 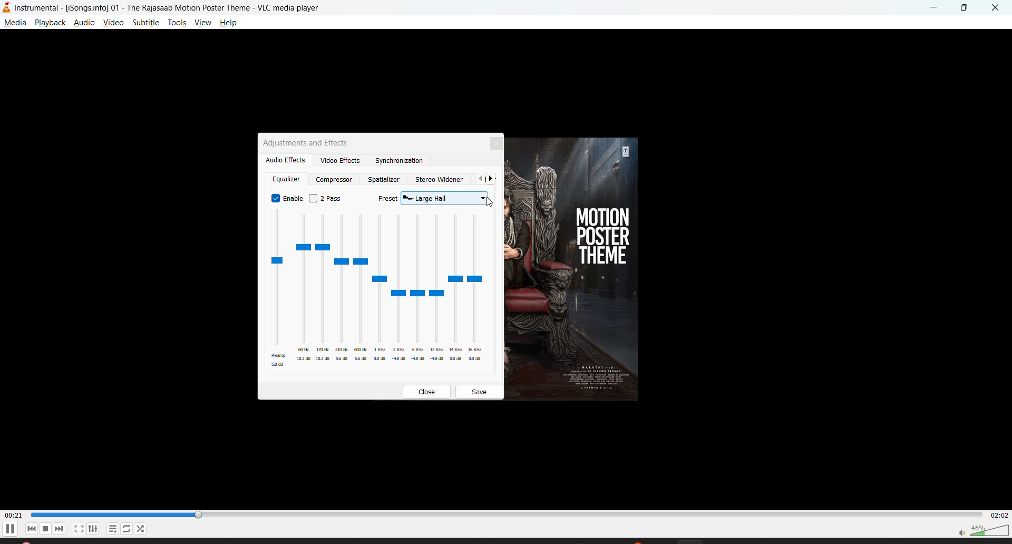 I want to click on loop, so click(x=127, y=528).